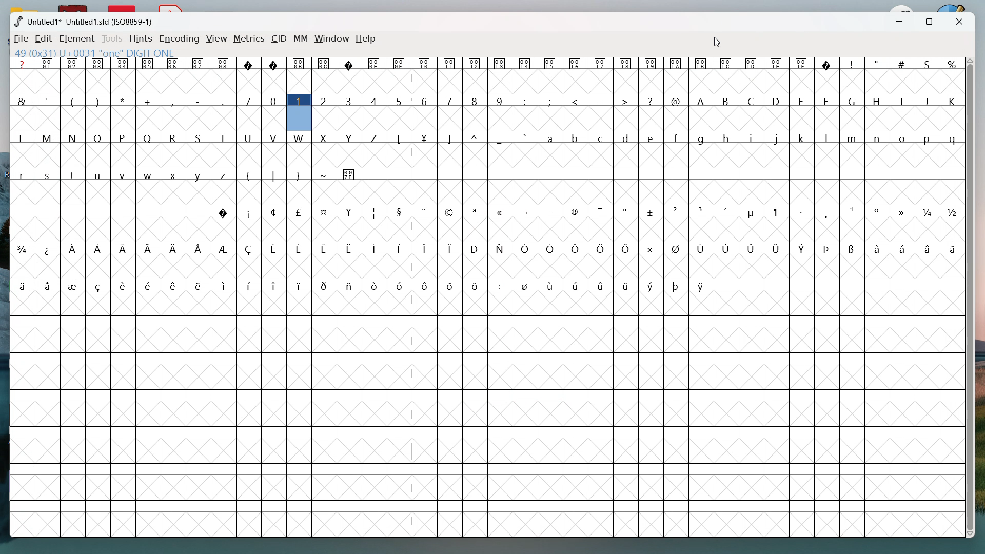 The height and width of the screenshot is (554, 985). What do you see at coordinates (500, 101) in the screenshot?
I see `9` at bounding box center [500, 101].